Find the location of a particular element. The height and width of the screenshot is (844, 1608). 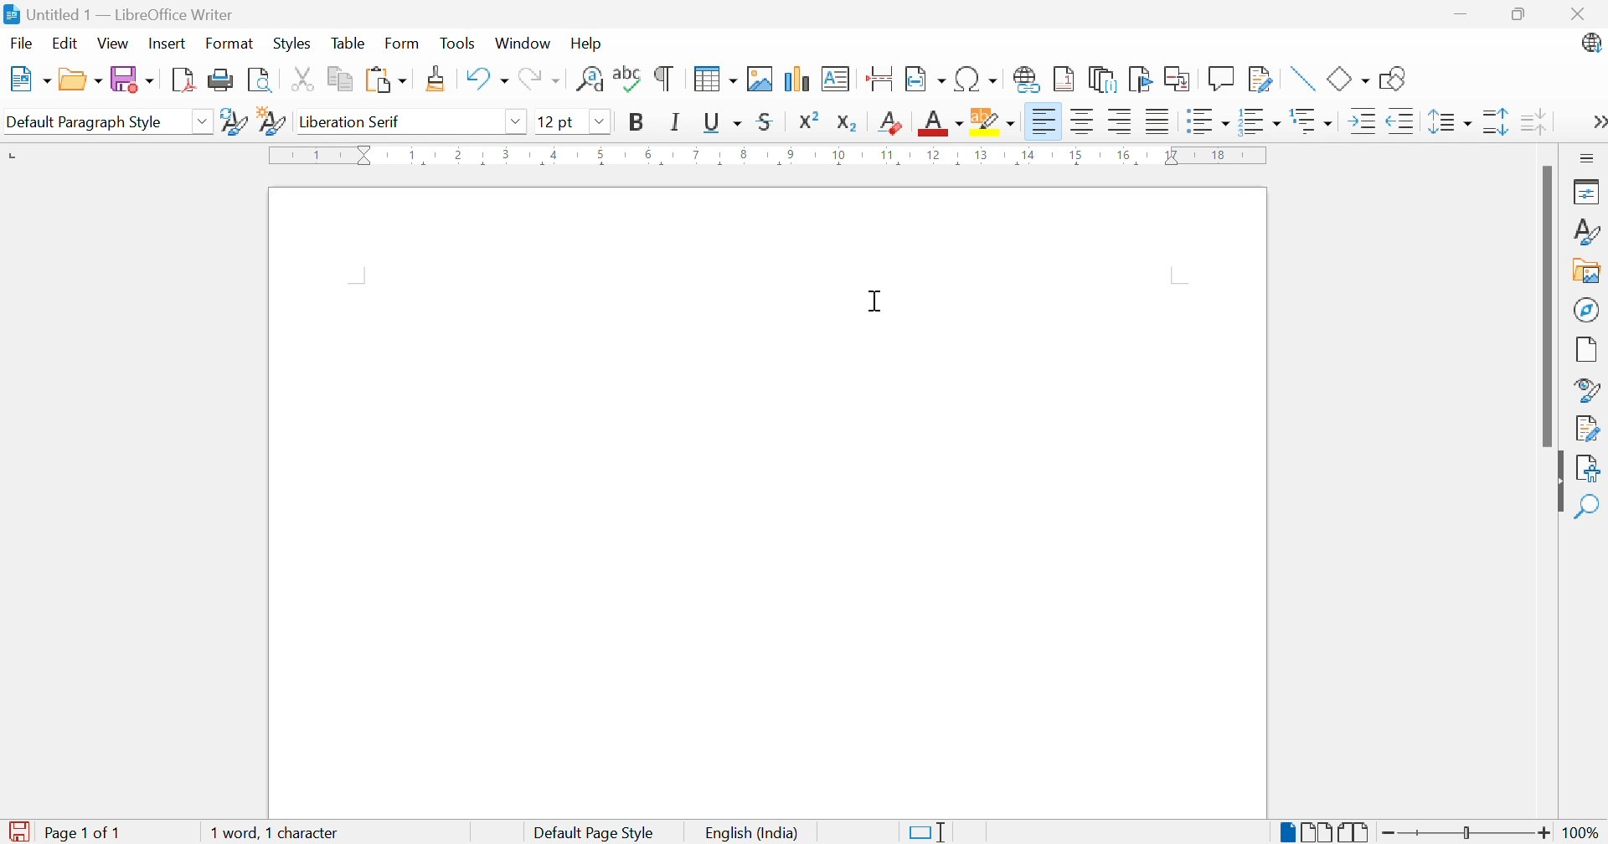

Select Outline Format is located at coordinates (1313, 121).